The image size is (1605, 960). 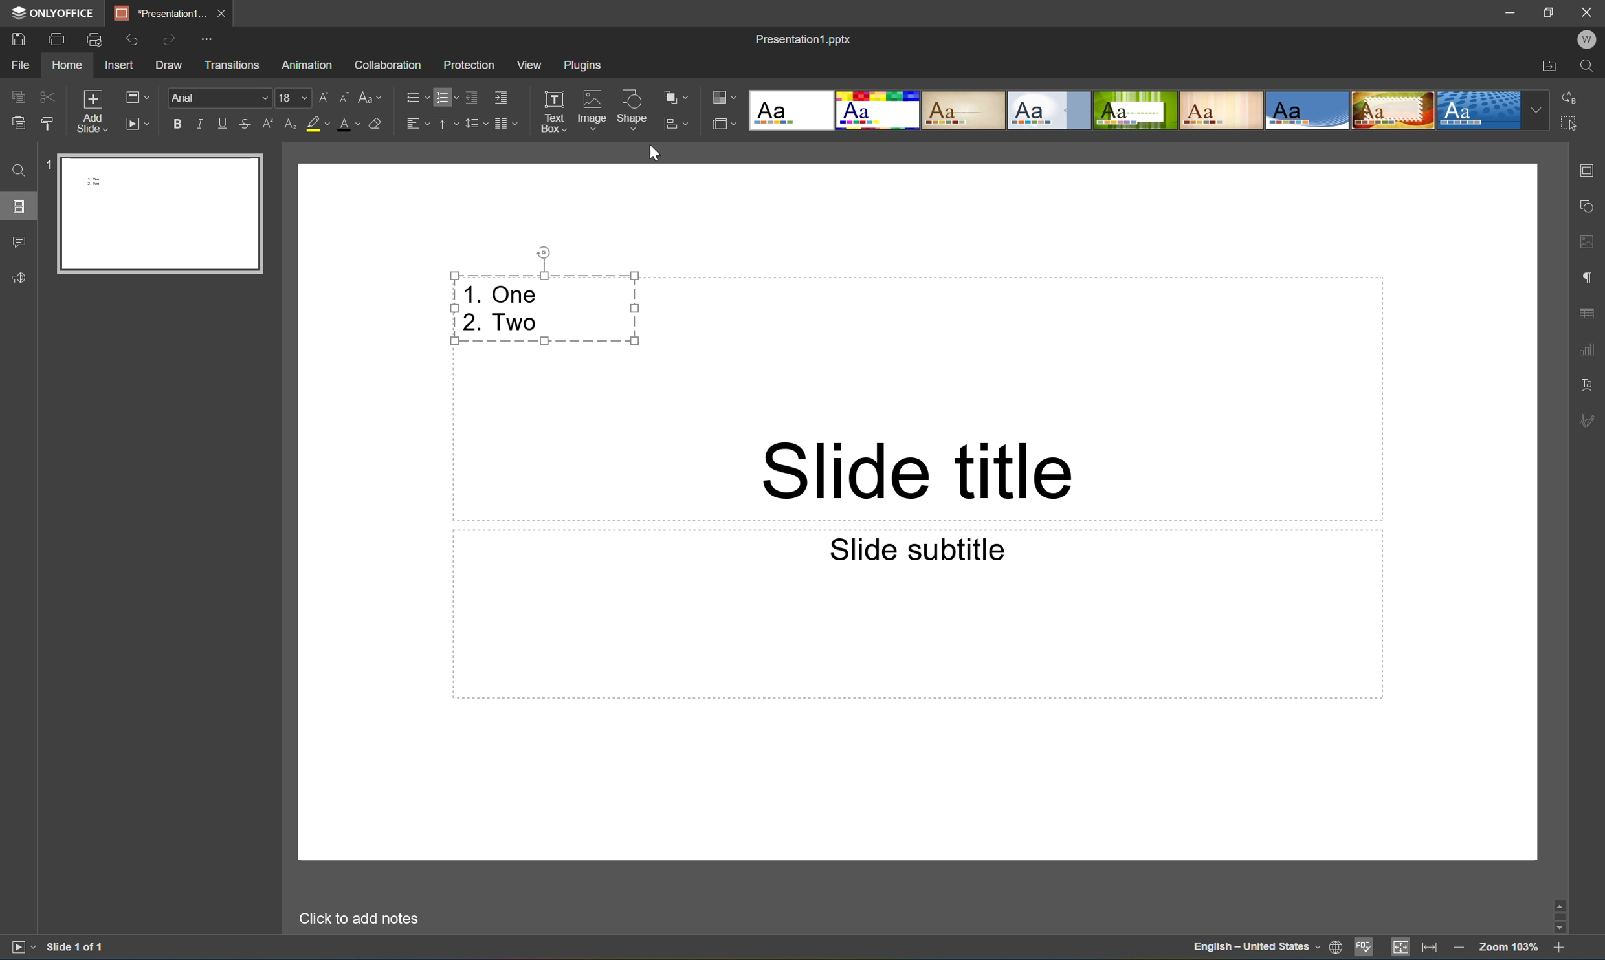 What do you see at coordinates (289, 125) in the screenshot?
I see `Subscript` at bounding box center [289, 125].